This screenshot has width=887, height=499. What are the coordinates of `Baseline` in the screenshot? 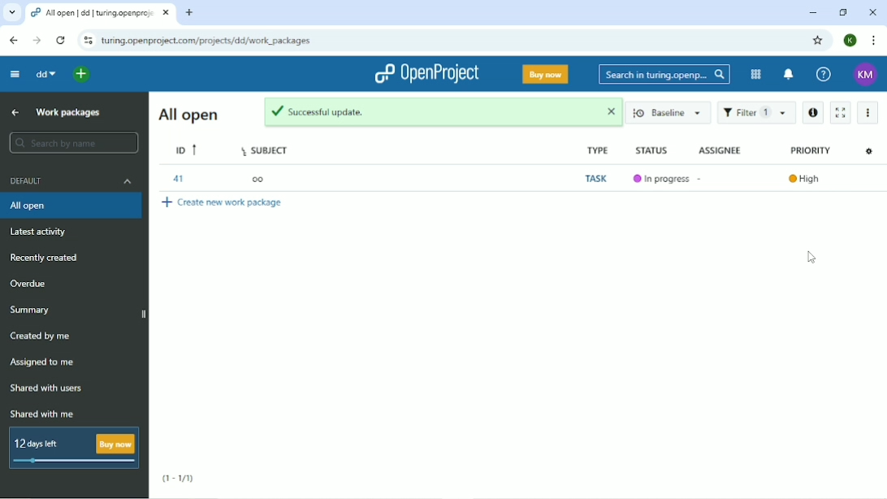 It's located at (669, 113).